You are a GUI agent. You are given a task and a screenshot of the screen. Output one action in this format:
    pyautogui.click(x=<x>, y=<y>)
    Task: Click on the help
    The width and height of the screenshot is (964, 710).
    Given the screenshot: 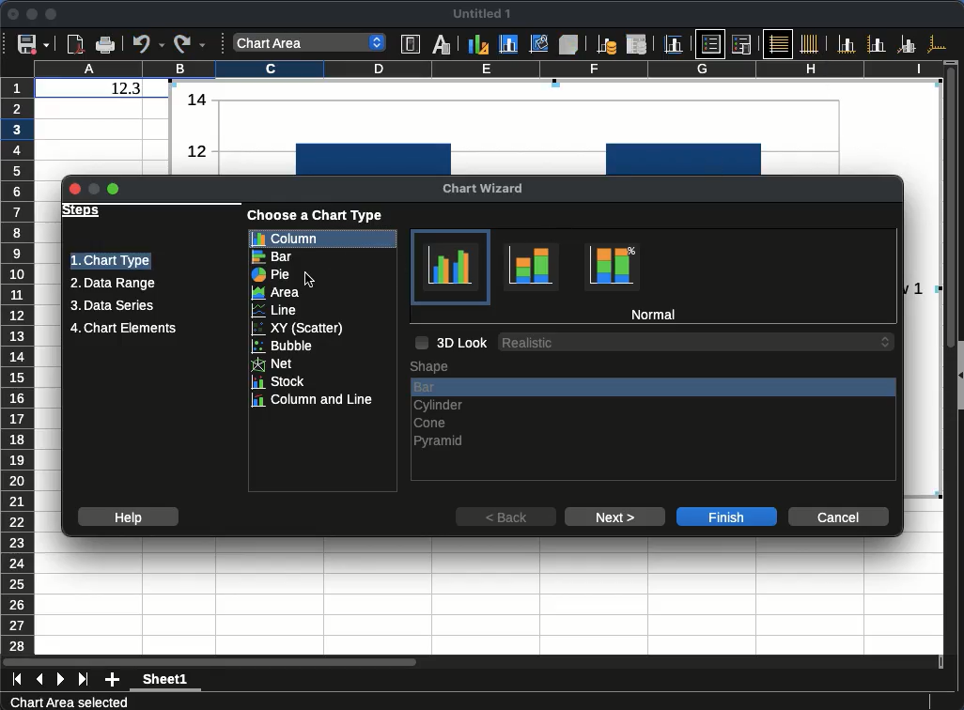 What is the action you would take?
    pyautogui.click(x=128, y=517)
    